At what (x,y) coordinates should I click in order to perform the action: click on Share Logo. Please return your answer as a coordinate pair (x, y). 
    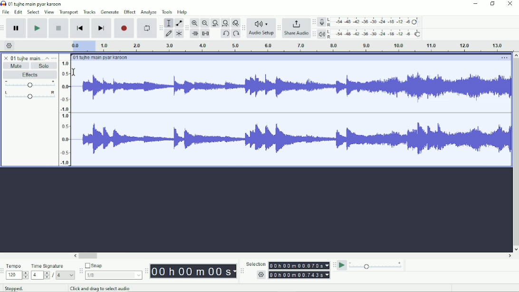
    Looking at the image, I should click on (295, 23).